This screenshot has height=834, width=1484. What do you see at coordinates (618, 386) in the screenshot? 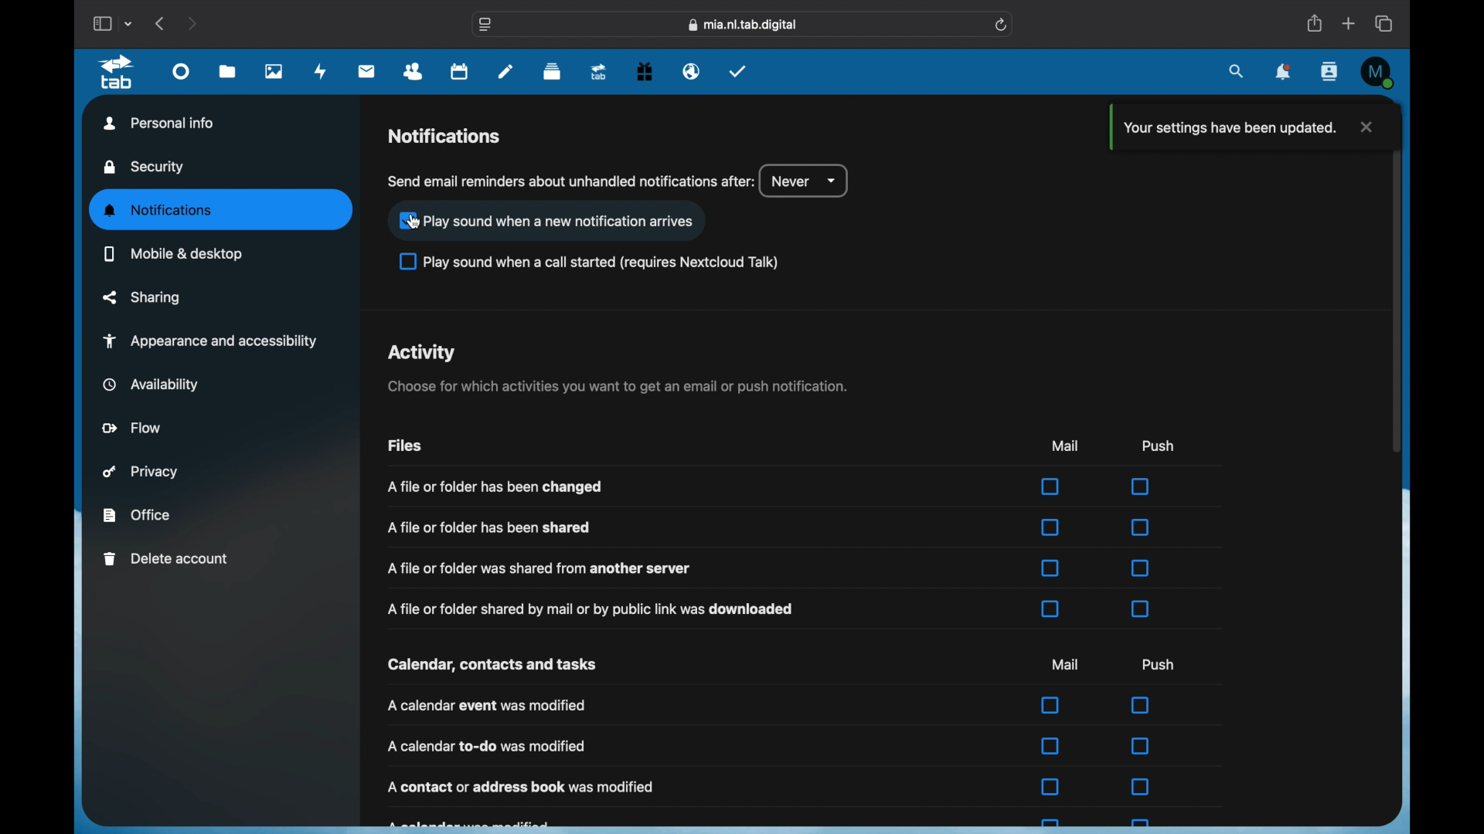
I see `info` at bounding box center [618, 386].